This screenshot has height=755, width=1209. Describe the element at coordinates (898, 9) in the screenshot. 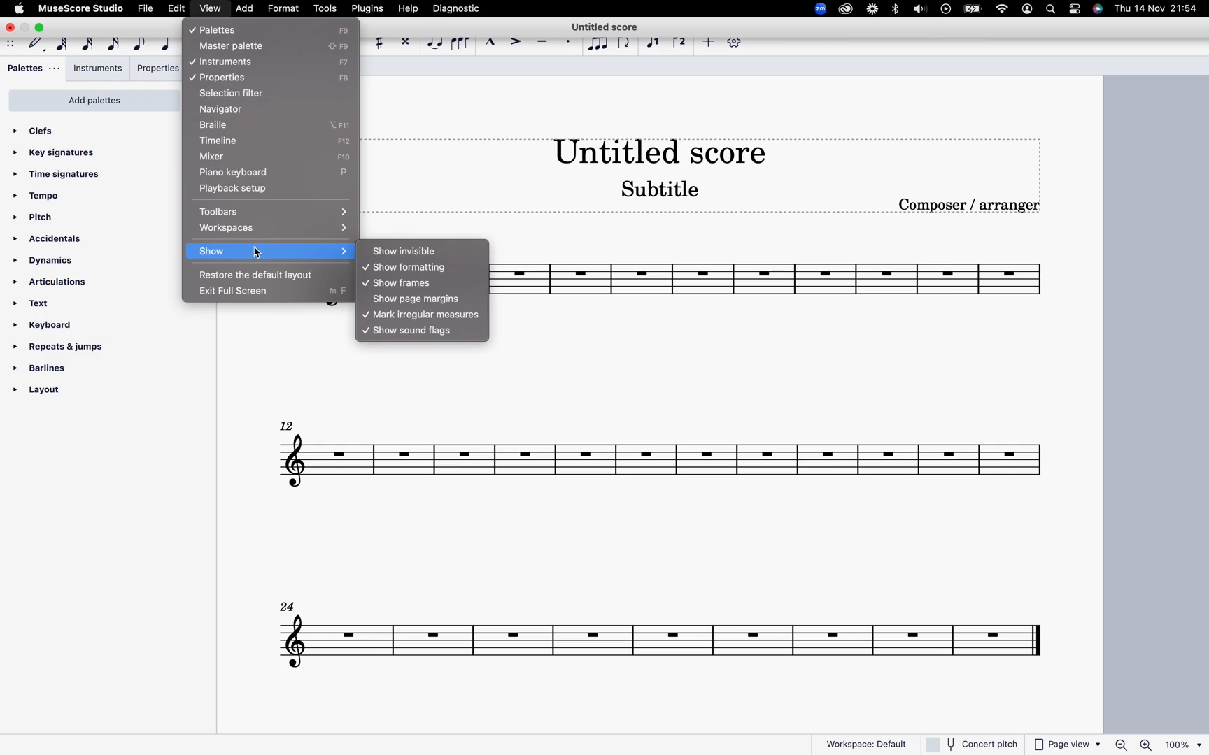

I see `bluetooth` at that location.